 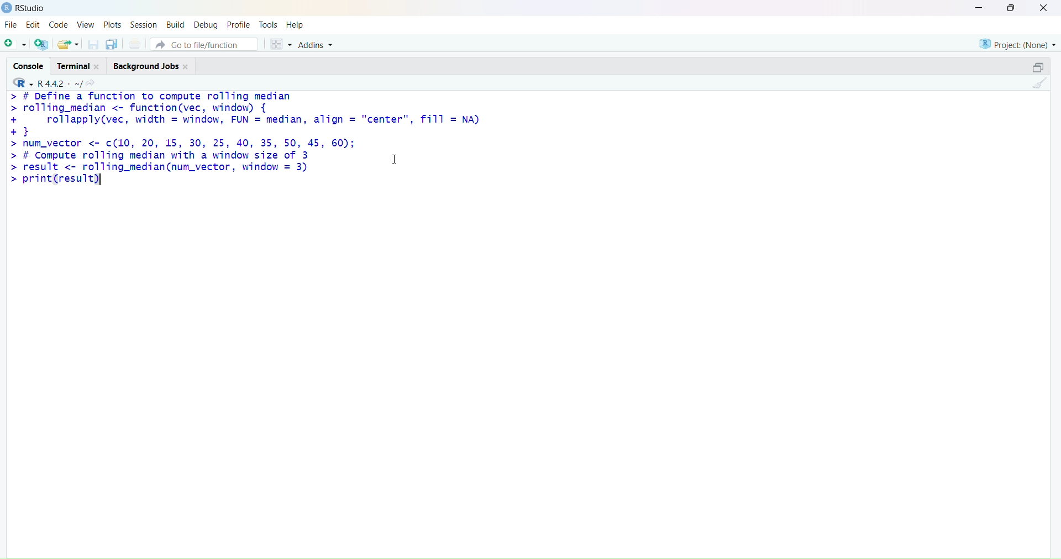 I want to click on print, so click(x=135, y=44).